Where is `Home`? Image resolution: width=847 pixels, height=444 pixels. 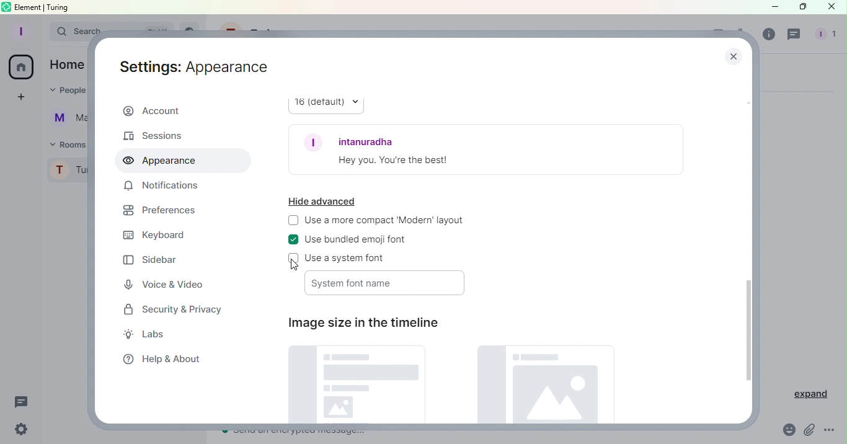
Home is located at coordinates (67, 66).